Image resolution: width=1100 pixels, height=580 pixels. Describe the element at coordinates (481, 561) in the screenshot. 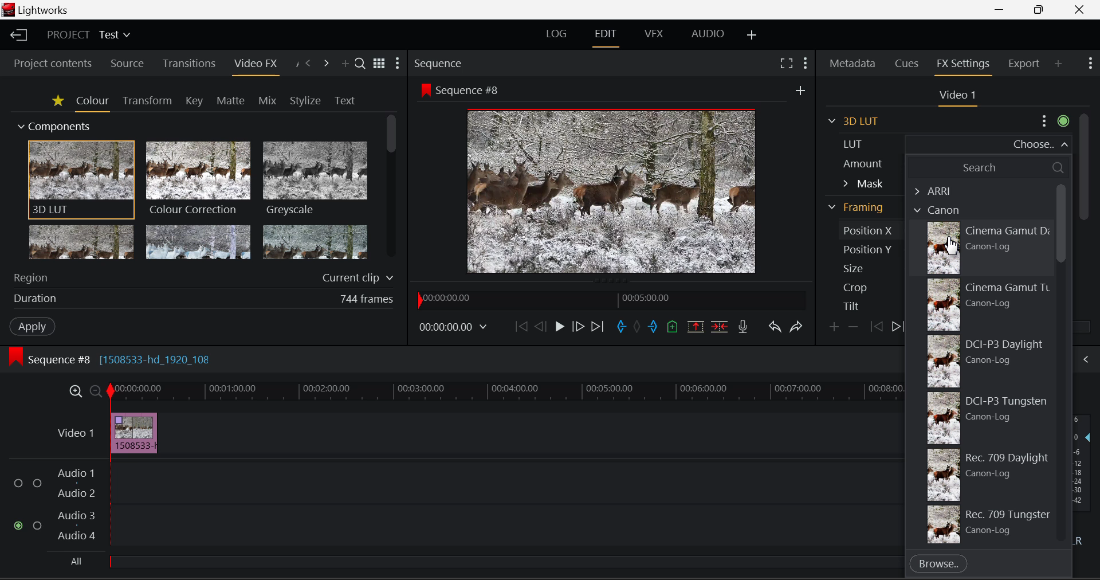

I see `All` at that location.